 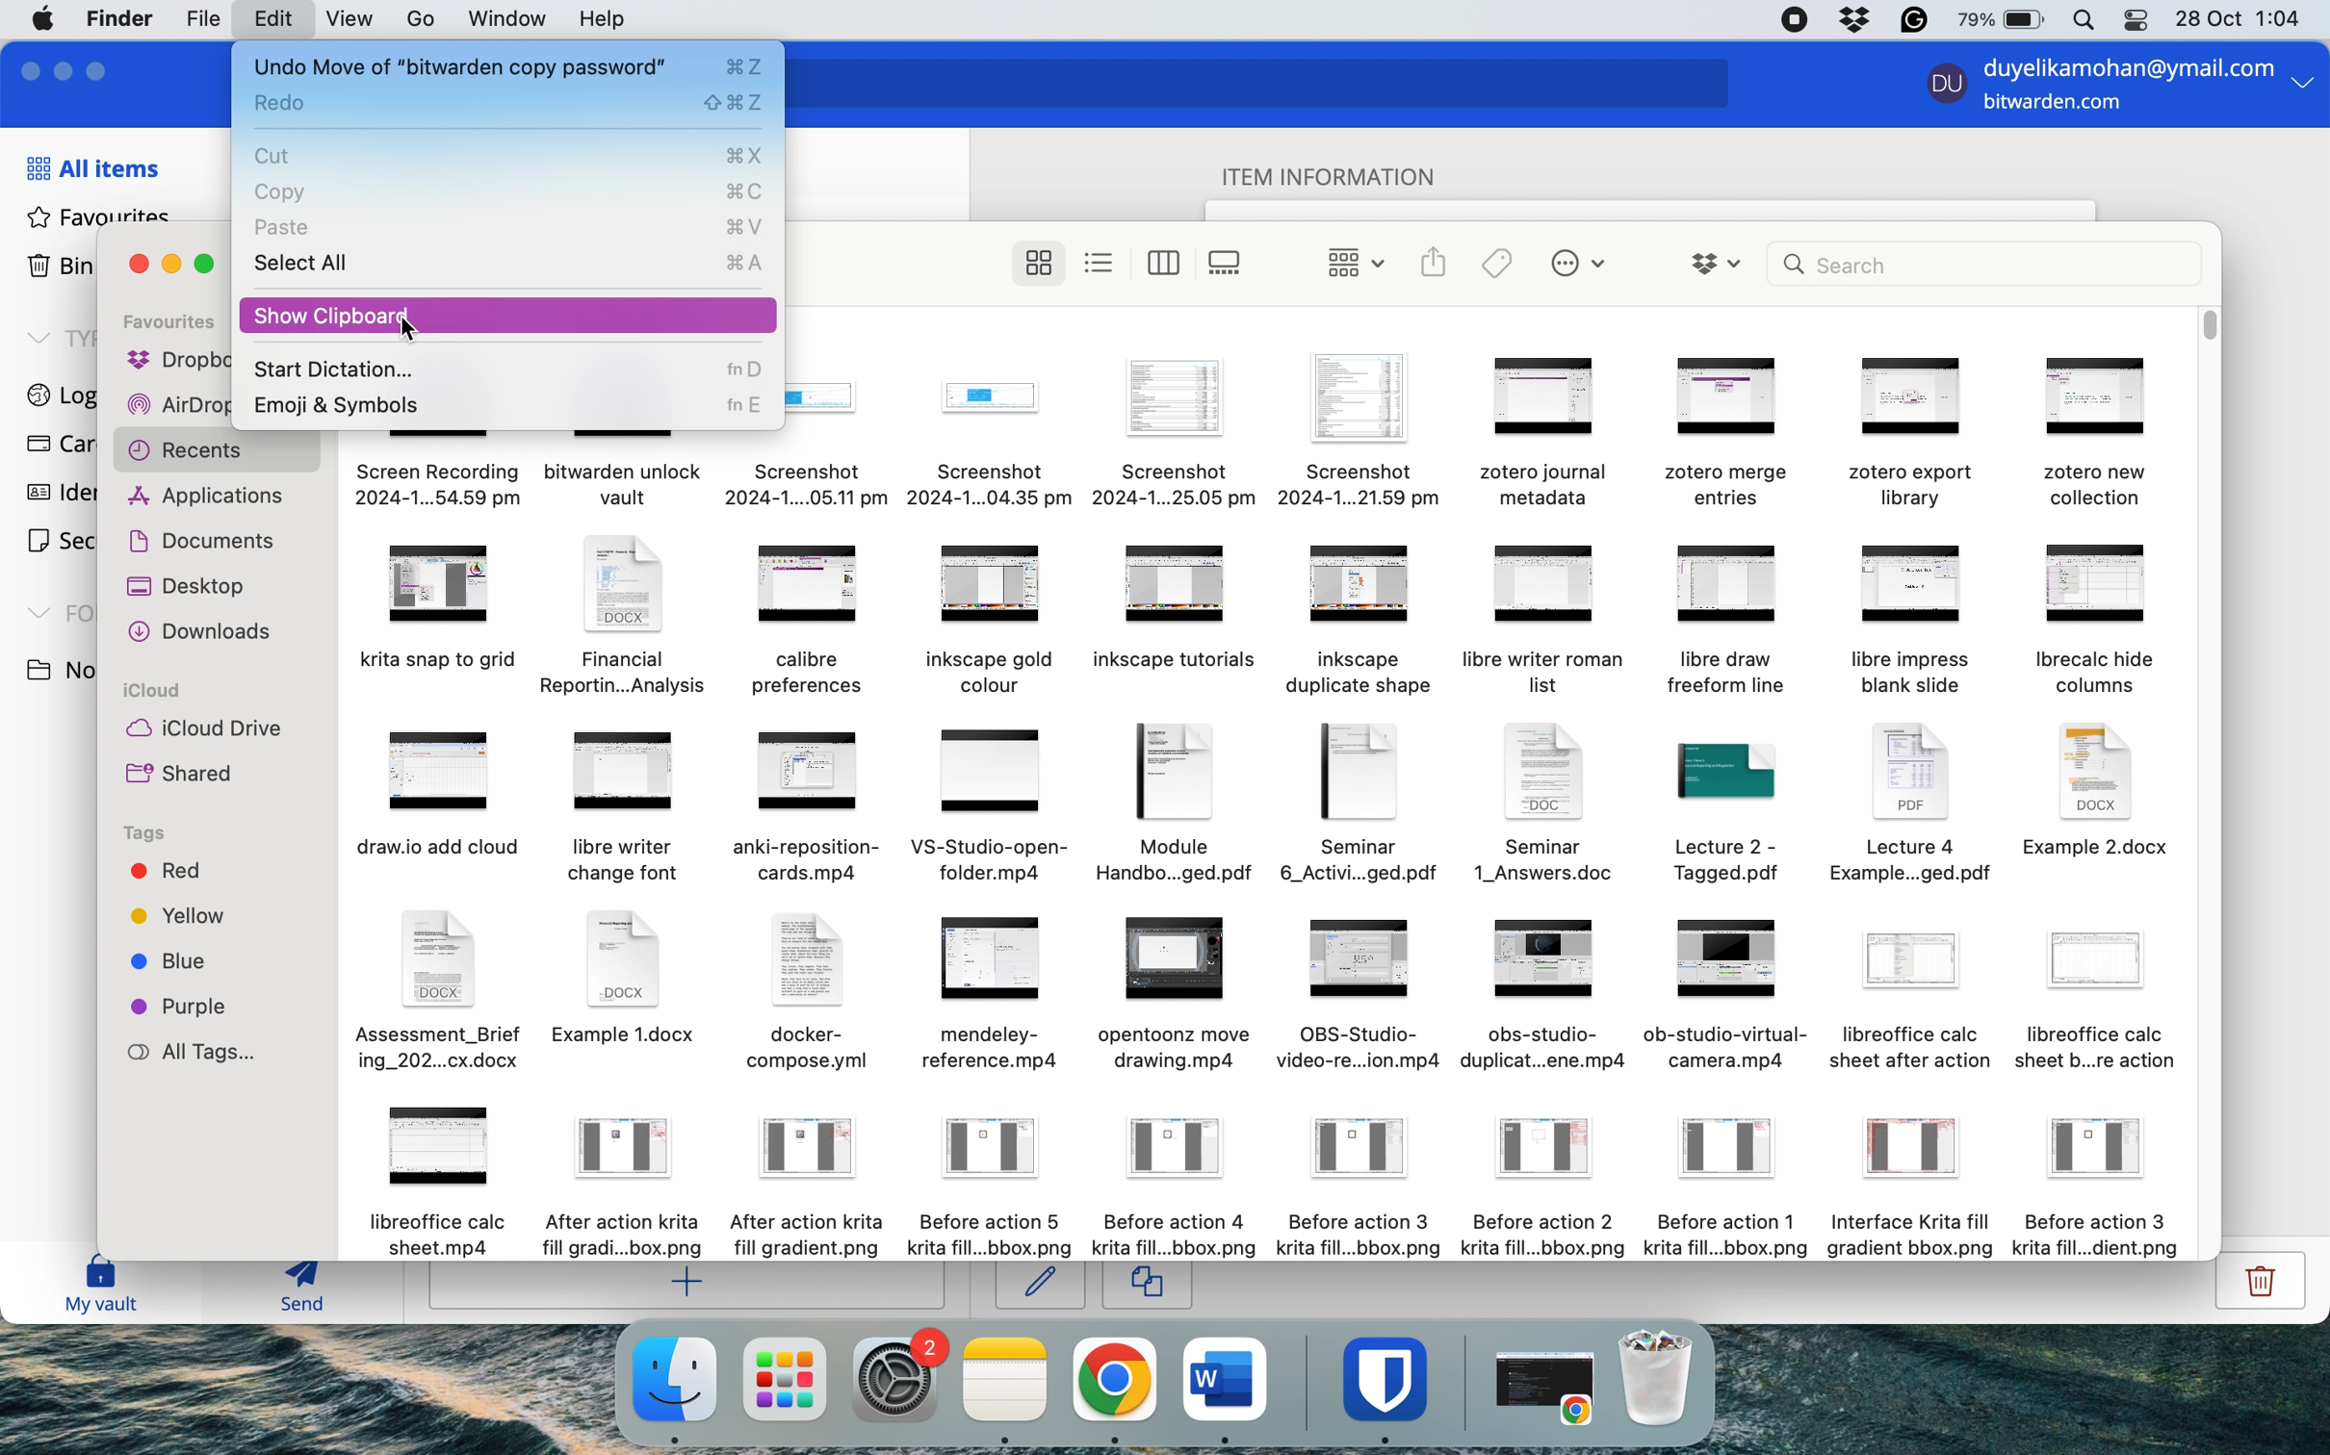 I want to click on maximise, so click(x=212, y=264).